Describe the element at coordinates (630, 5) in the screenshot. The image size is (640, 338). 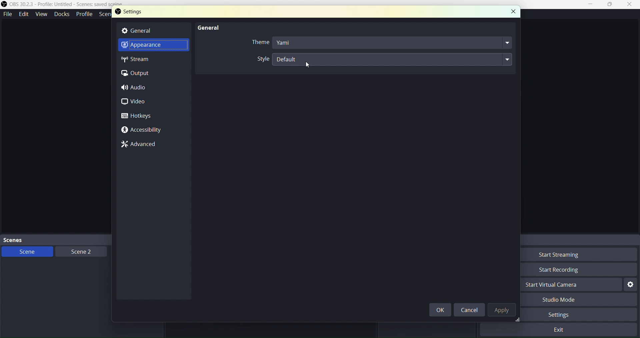
I see `Close` at that location.